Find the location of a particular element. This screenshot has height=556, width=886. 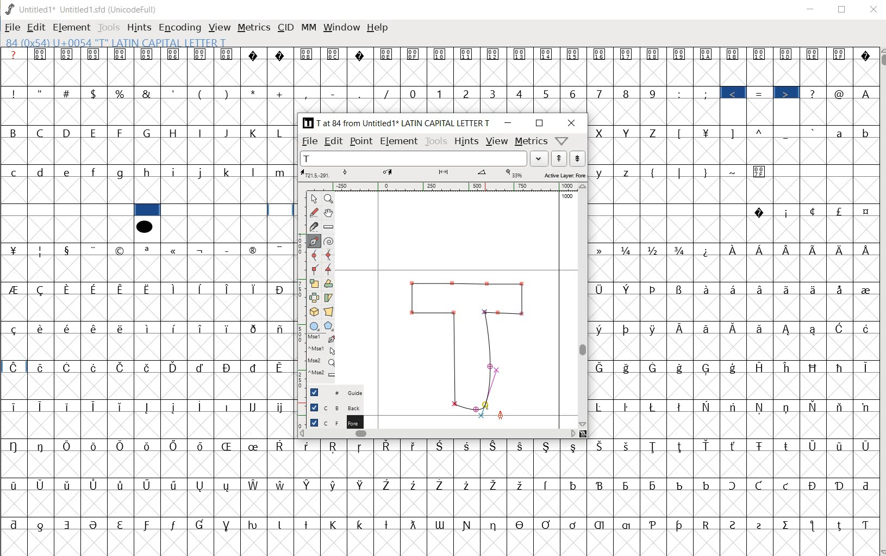

Symbol is located at coordinates (148, 289).